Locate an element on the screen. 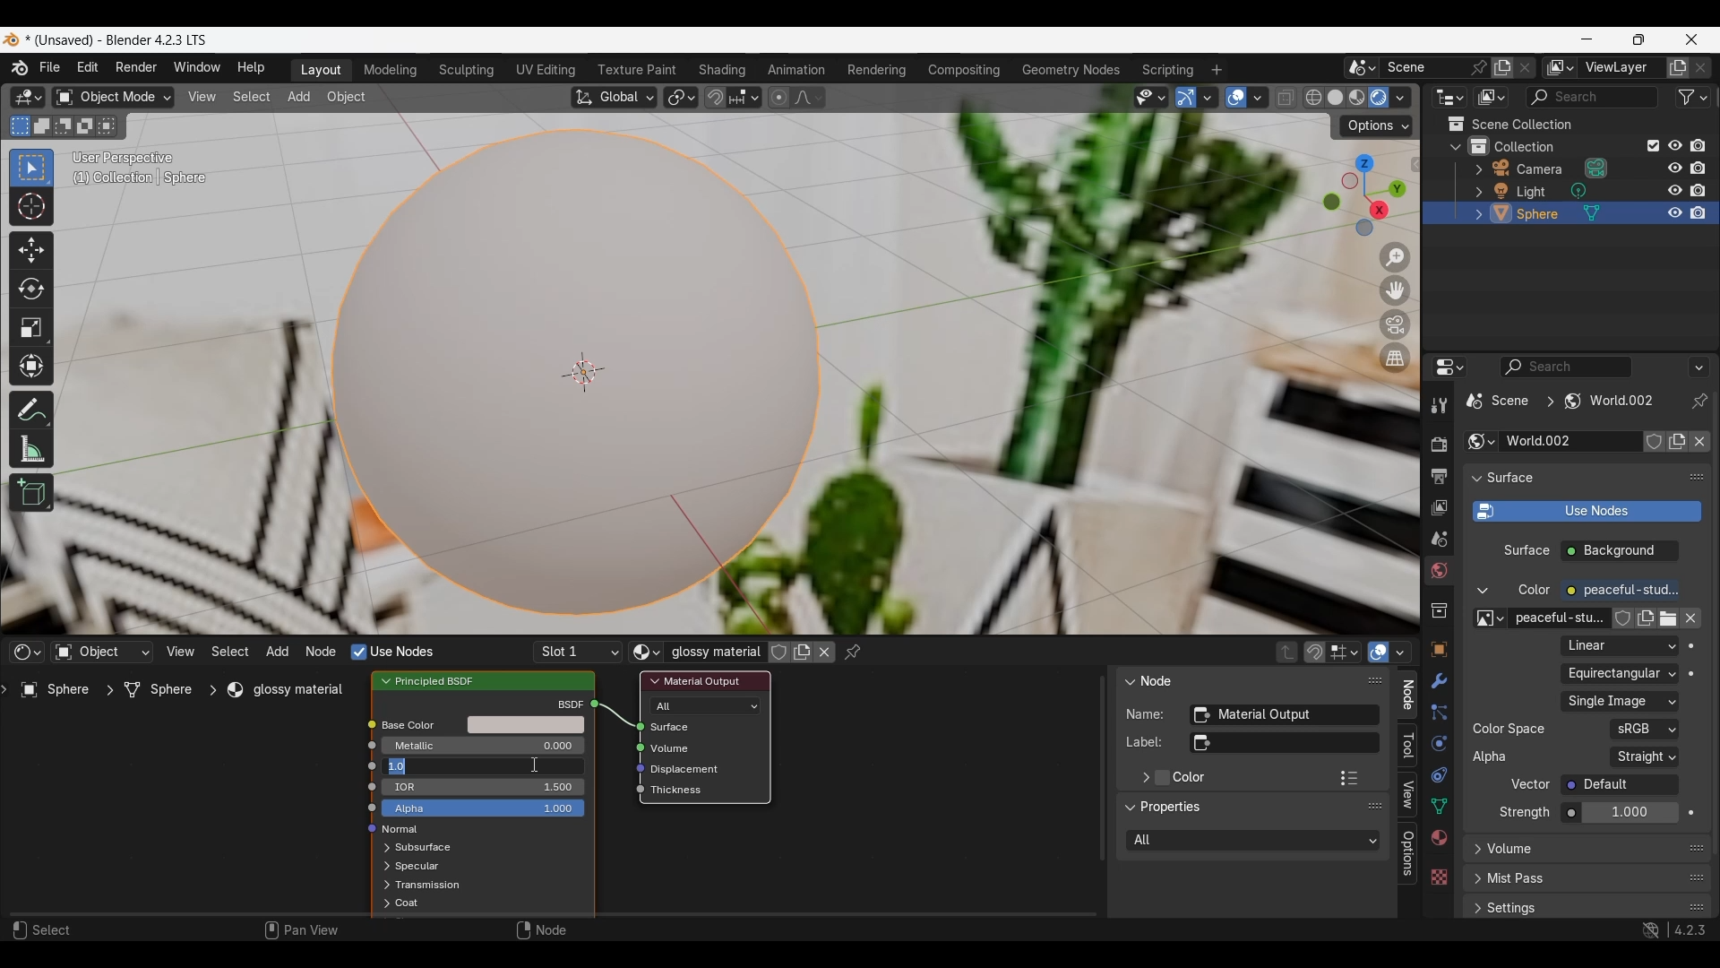 This screenshot has height=968, width=1720. Select menu is located at coordinates (229, 651).